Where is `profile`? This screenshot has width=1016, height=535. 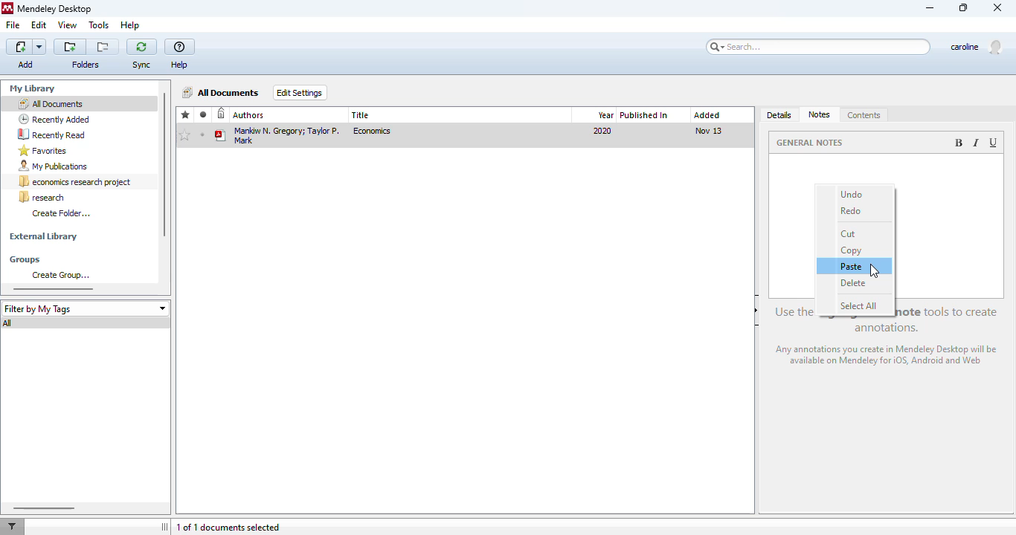
profile is located at coordinates (976, 48).